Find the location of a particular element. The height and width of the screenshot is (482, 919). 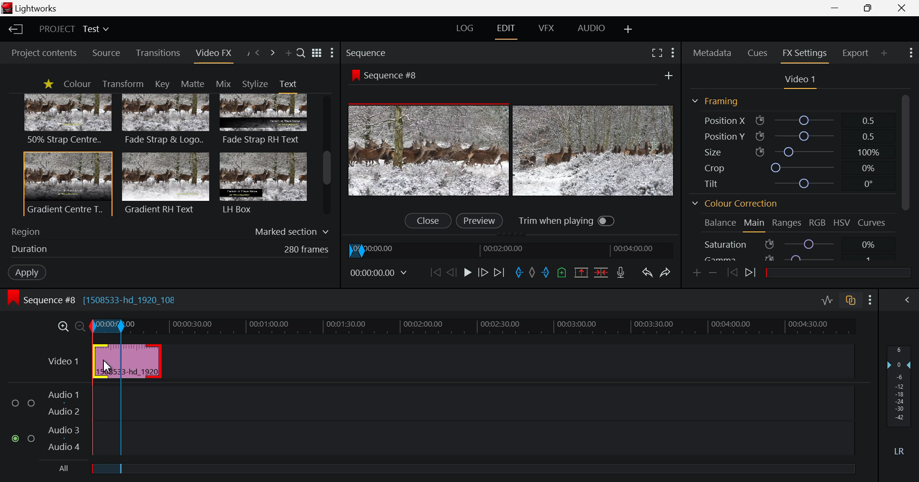

EDIT Layout is located at coordinates (508, 29).